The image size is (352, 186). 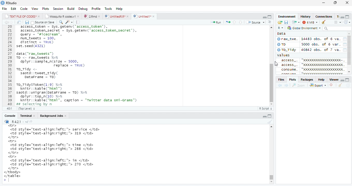 I want to click on clear console, so click(x=341, y=85).